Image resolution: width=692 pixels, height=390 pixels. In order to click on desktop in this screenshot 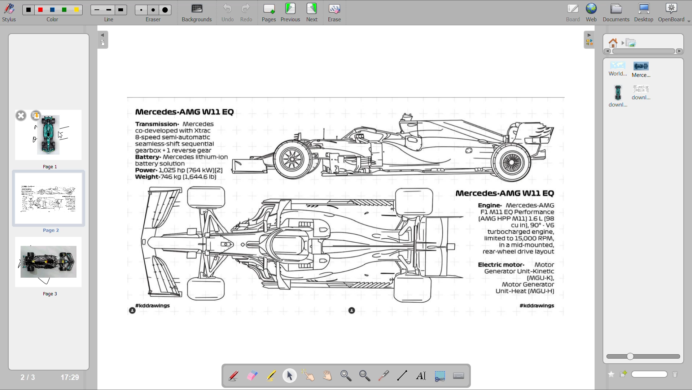, I will do `click(645, 13)`.